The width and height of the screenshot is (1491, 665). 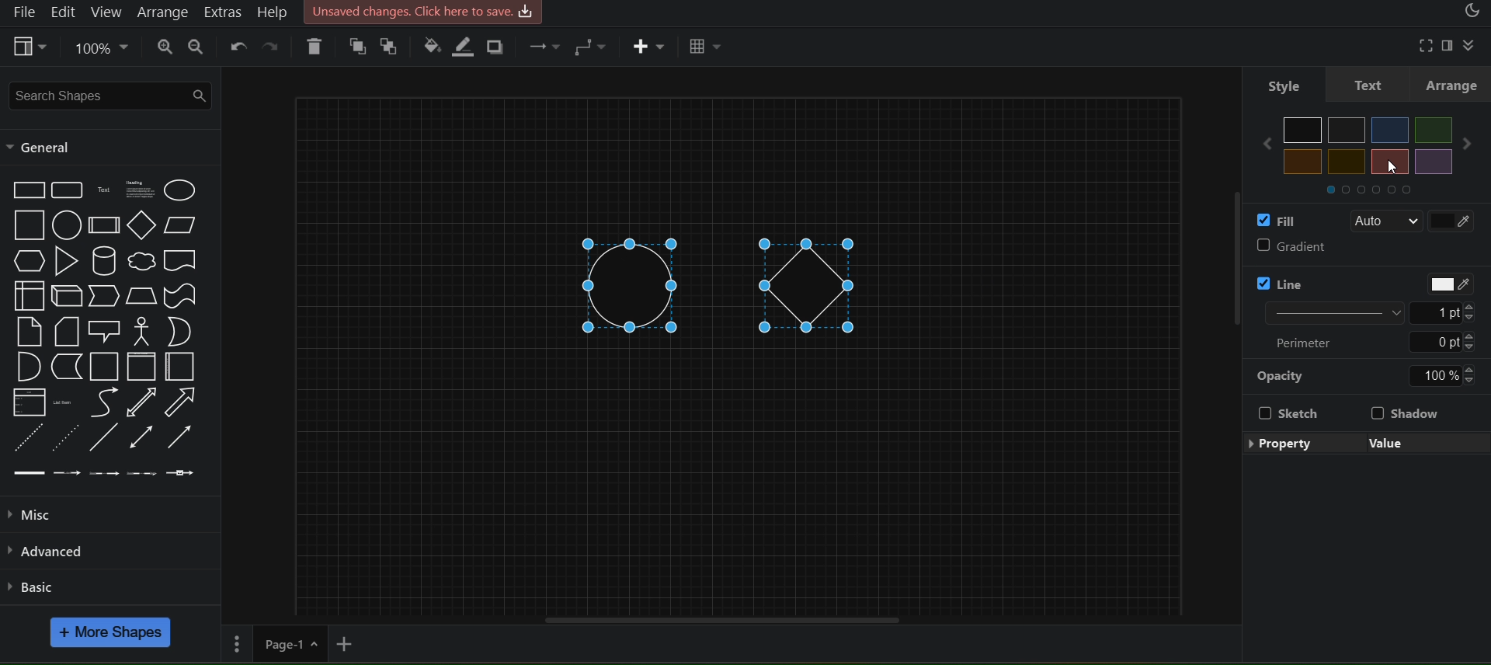 I want to click on , so click(x=1349, y=129).